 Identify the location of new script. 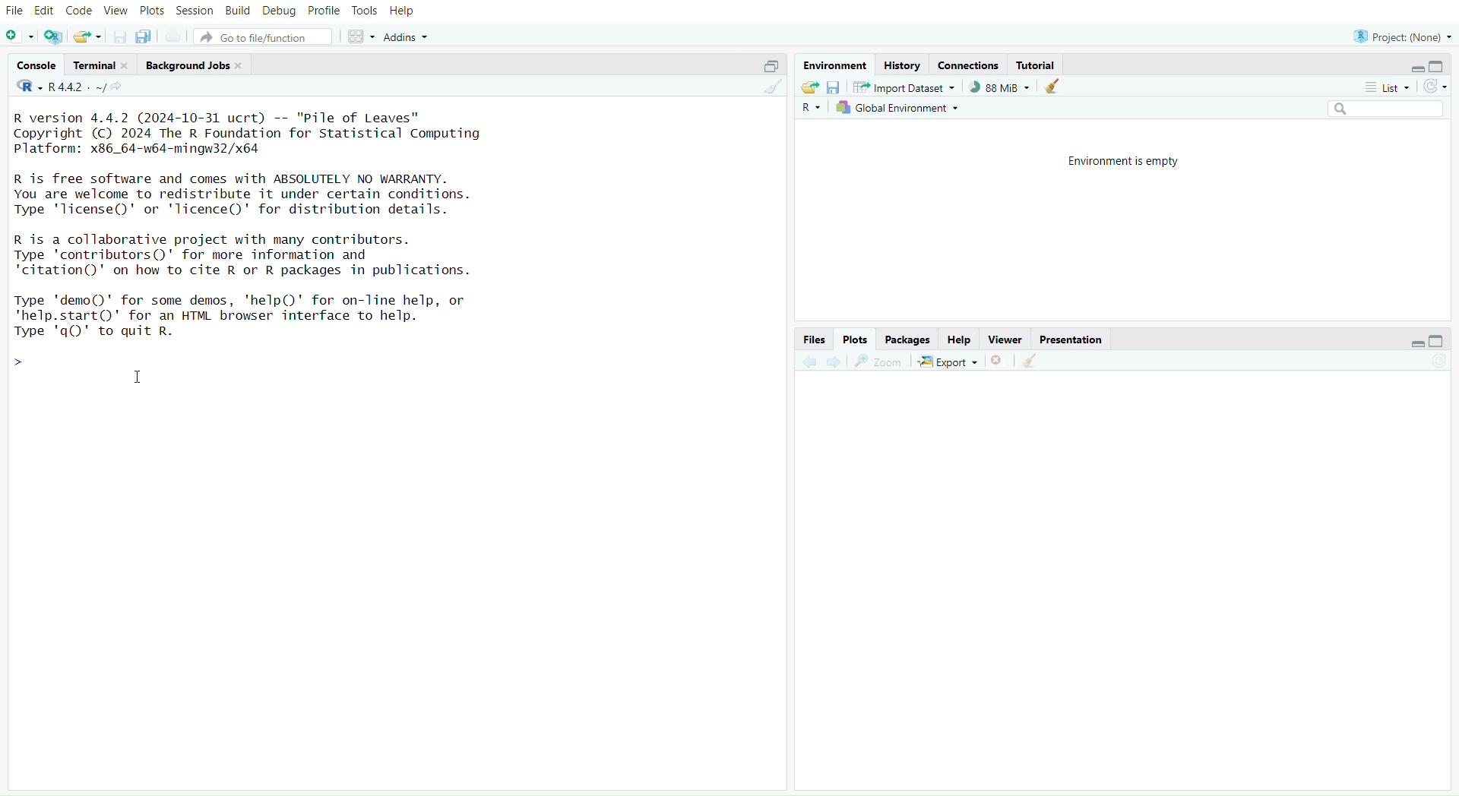
(21, 37).